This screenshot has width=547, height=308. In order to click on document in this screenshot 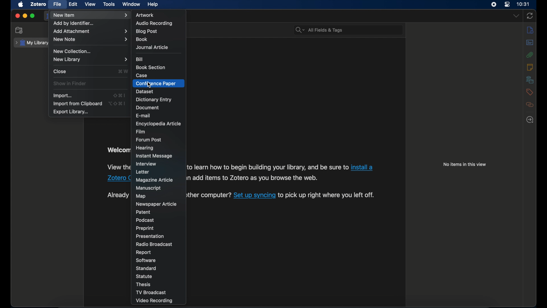, I will do `click(148, 108)`.